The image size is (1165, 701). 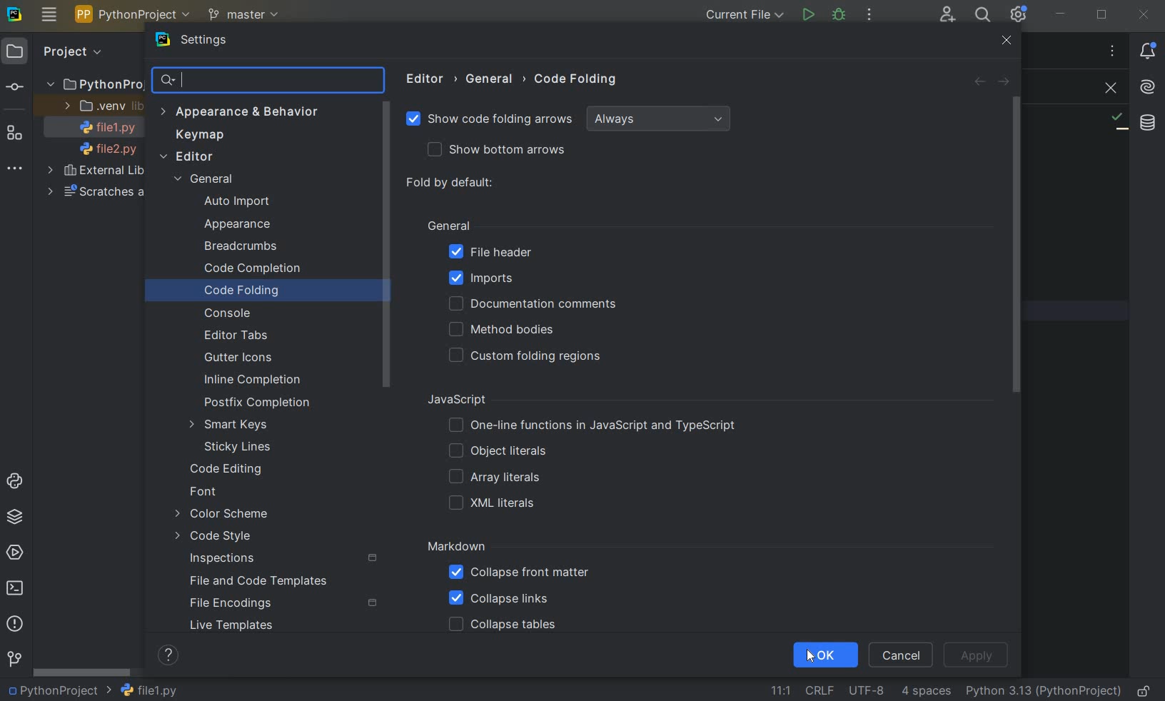 I want to click on Cursor Position, so click(x=811, y=658).